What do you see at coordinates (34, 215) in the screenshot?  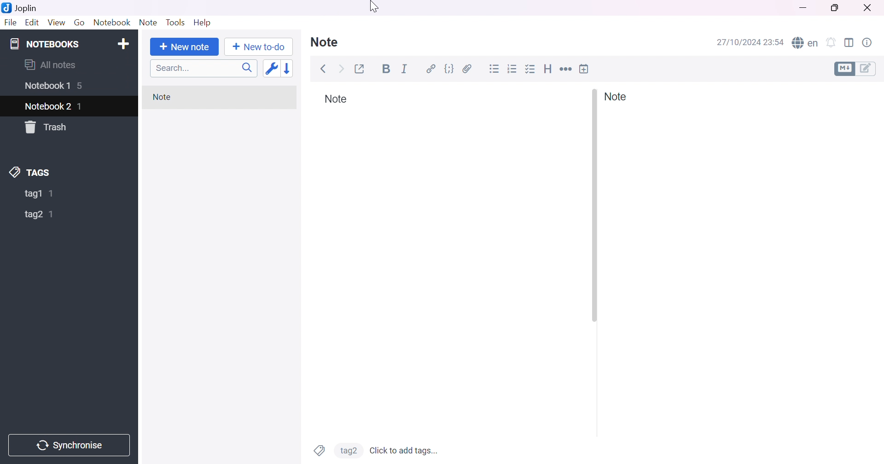 I see `tag2` at bounding box center [34, 215].